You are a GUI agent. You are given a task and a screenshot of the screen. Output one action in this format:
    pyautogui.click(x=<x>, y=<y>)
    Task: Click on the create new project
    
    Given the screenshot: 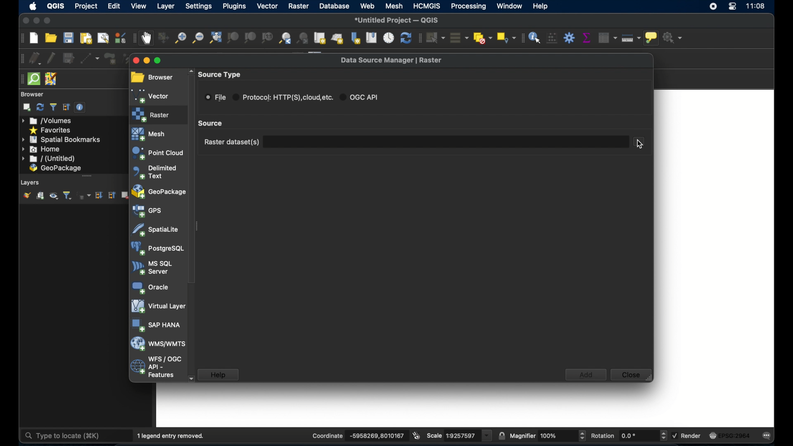 What is the action you would take?
    pyautogui.click(x=33, y=38)
    